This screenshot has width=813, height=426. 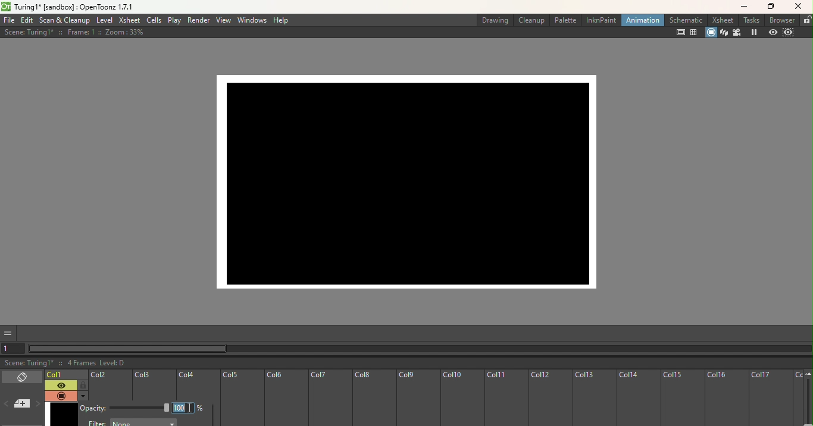 What do you see at coordinates (282, 20) in the screenshot?
I see `Help` at bounding box center [282, 20].